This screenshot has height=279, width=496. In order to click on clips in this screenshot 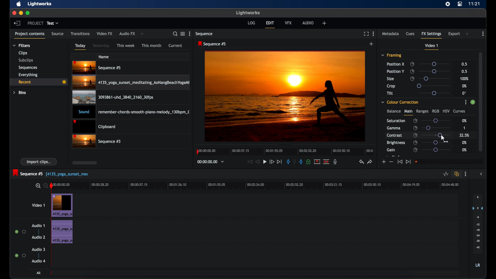, I will do `click(23, 53)`.